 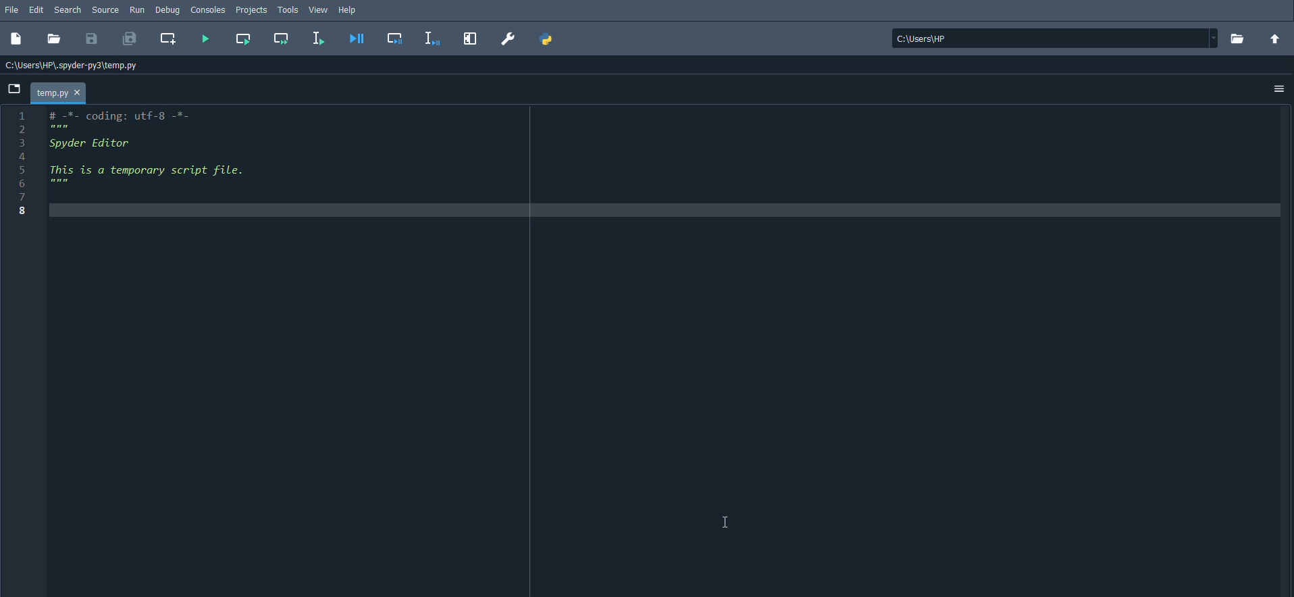 I want to click on Debug selection or current line, so click(x=431, y=38).